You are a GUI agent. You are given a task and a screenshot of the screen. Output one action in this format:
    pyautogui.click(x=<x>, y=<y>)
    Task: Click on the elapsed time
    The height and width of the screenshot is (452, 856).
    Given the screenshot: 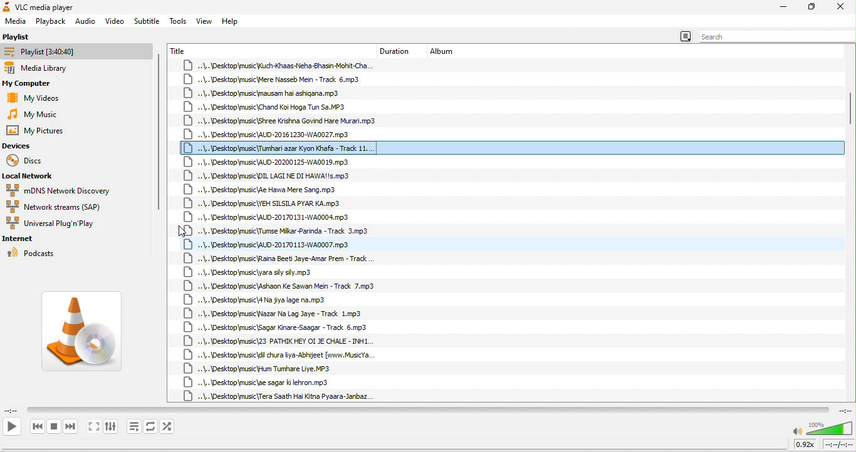 What is the action you would take?
    pyautogui.click(x=13, y=409)
    